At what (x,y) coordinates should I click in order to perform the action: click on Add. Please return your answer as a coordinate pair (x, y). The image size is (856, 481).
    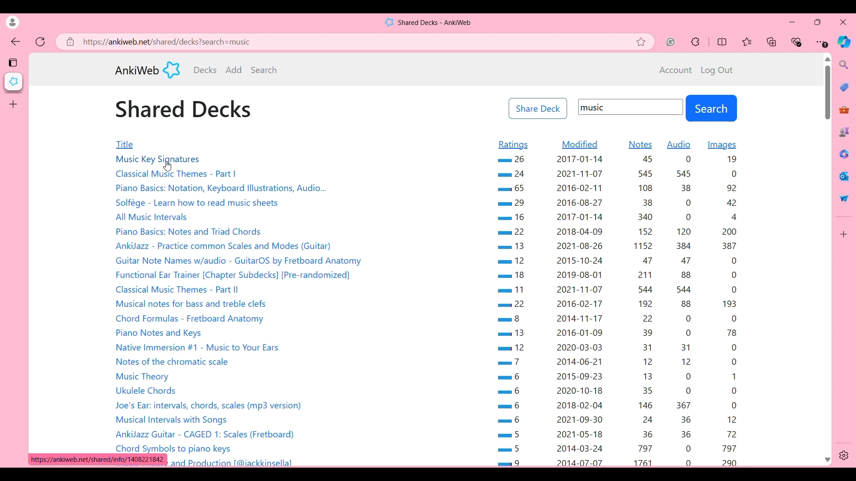
    Looking at the image, I should click on (234, 69).